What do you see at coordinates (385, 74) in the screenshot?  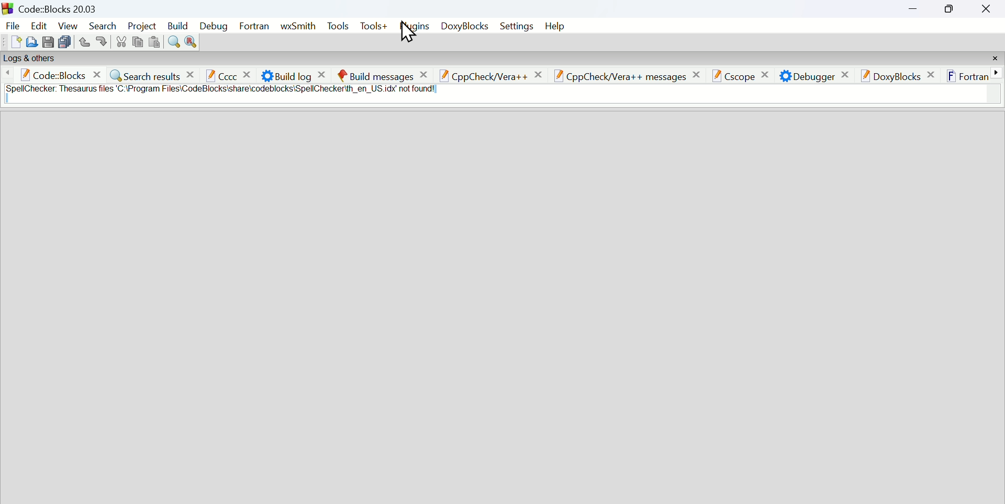 I see `Build messages ` at bounding box center [385, 74].